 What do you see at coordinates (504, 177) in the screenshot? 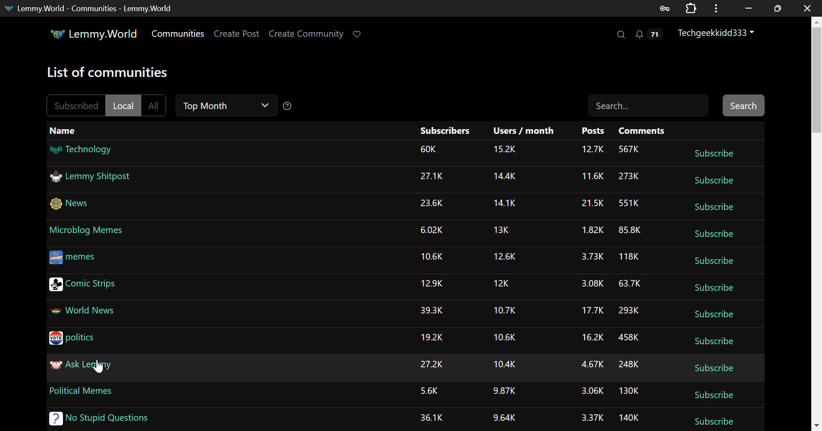
I see `Amount` at bounding box center [504, 177].